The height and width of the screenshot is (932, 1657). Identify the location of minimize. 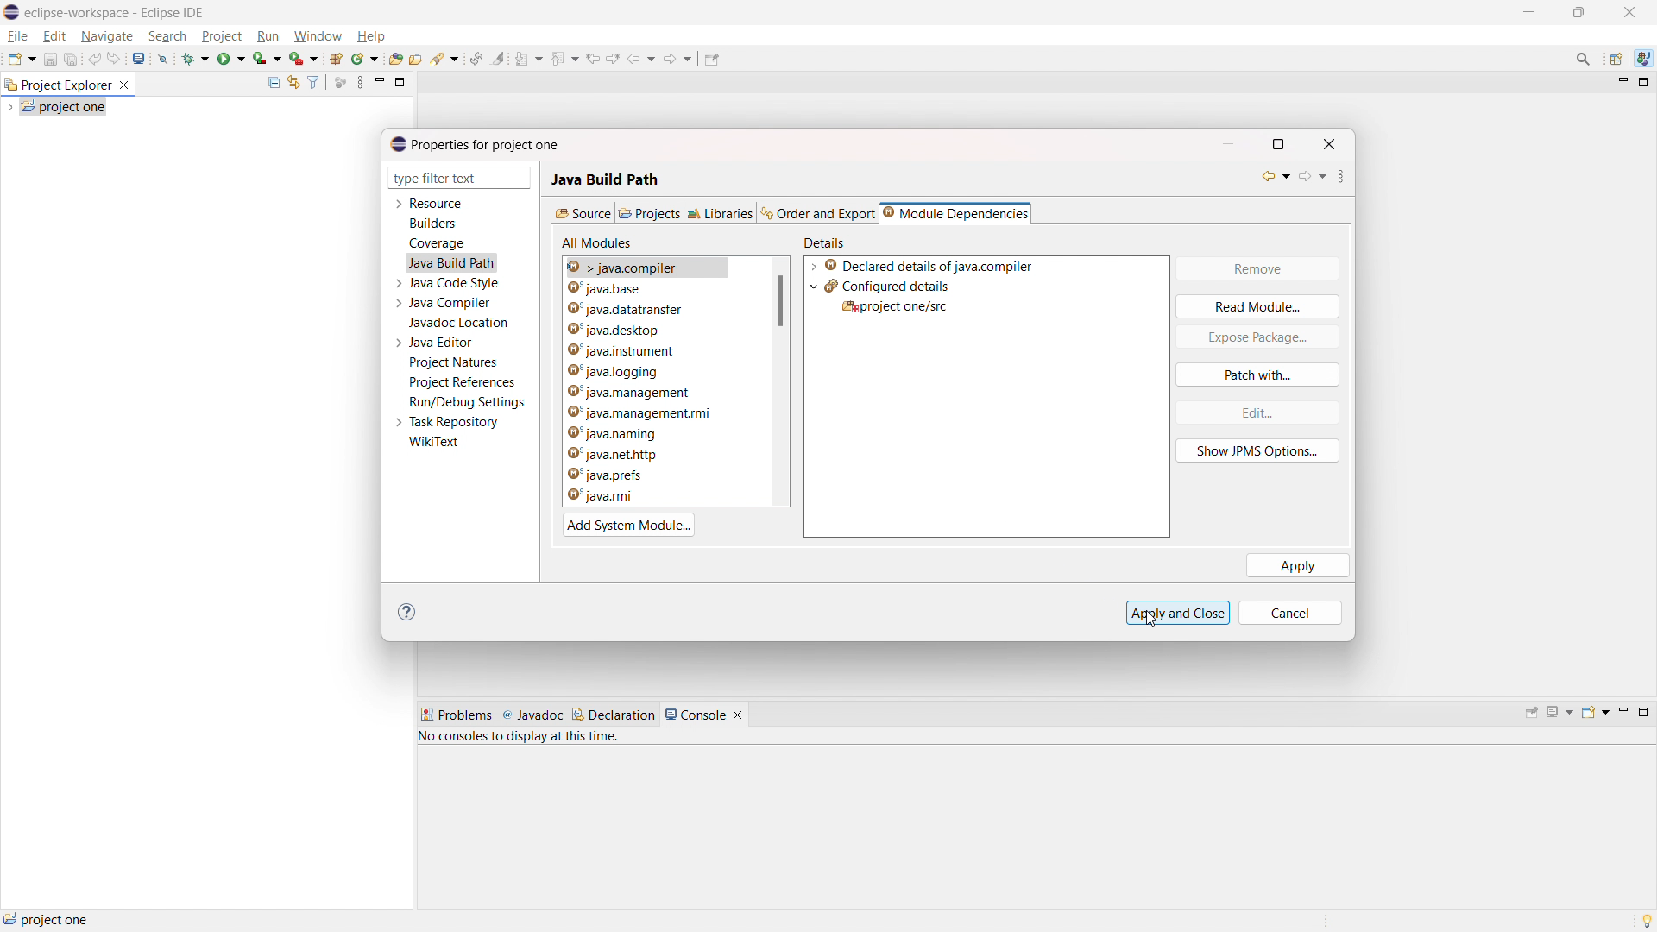
(1622, 713).